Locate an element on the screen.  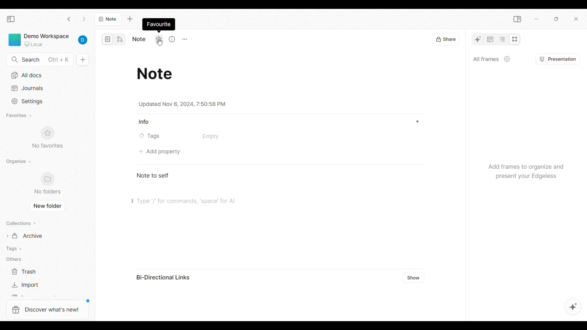
Note to self is located at coordinates (154, 175).